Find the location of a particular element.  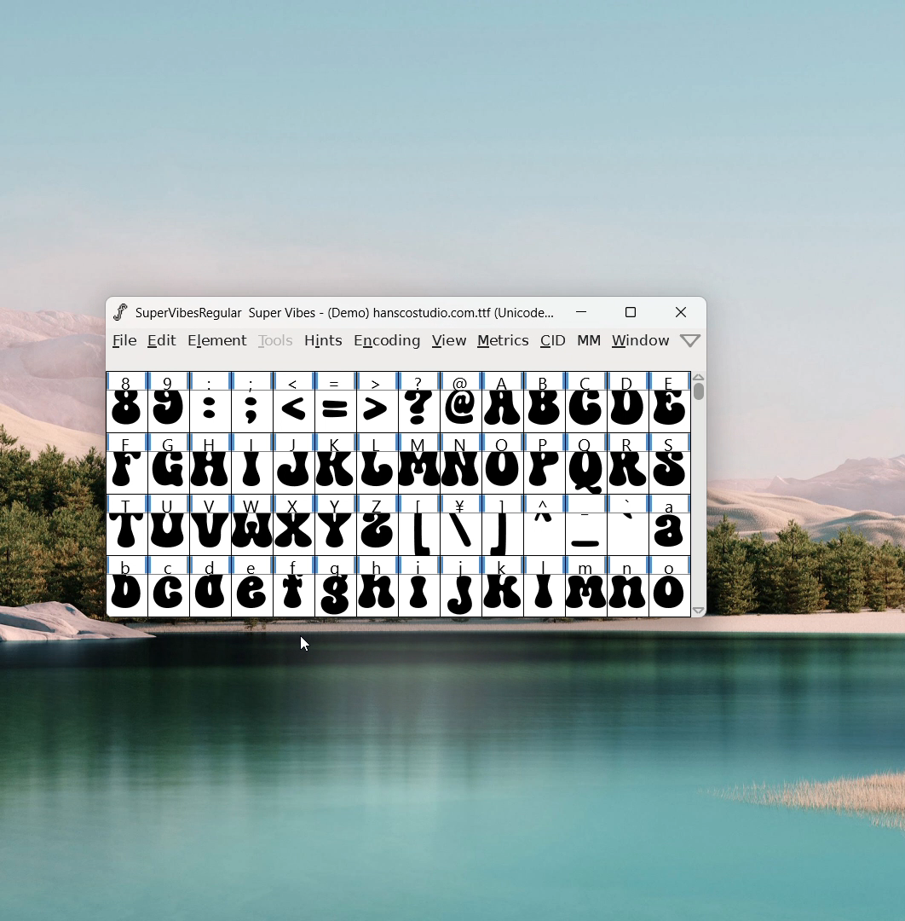

U is located at coordinates (169, 526).